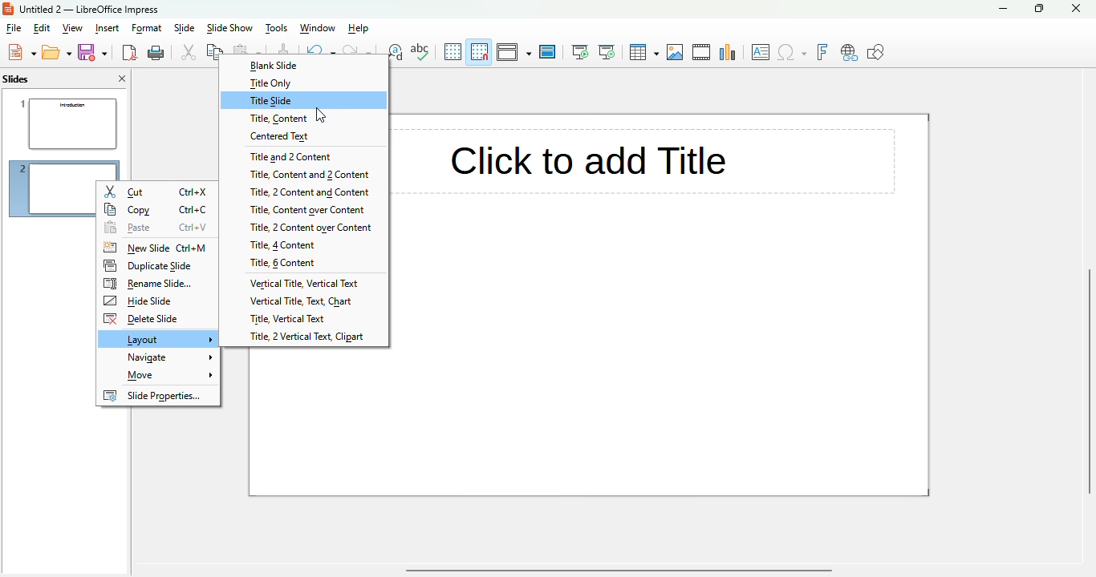  Describe the element at coordinates (229, 28) in the screenshot. I see `slide show` at that location.